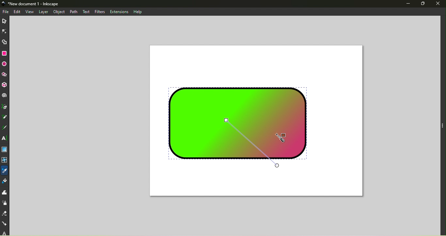 This screenshot has height=236, width=446. Describe the element at coordinates (4, 193) in the screenshot. I see `Tweak tool` at that location.